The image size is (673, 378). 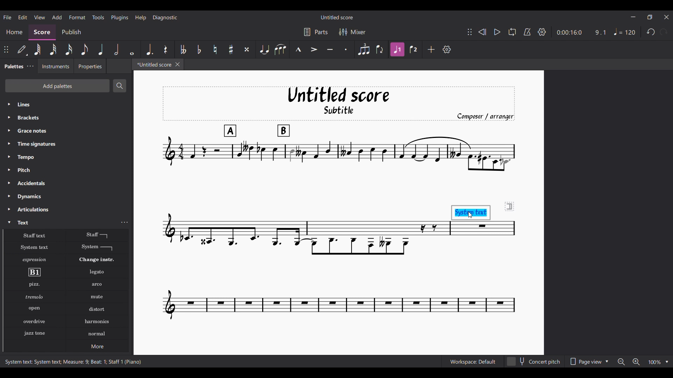 What do you see at coordinates (97, 260) in the screenshot?
I see `Change instr.` at bounding box center [97, 260].